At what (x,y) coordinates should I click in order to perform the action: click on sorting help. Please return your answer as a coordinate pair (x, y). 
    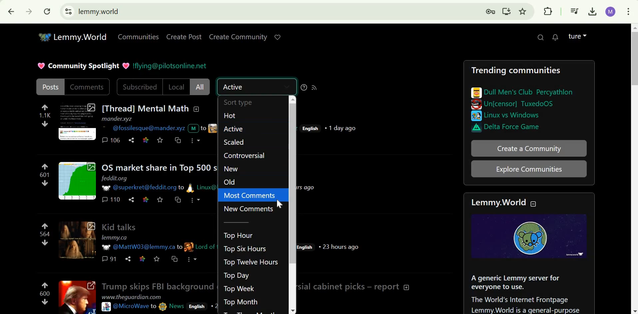
    Looking at the image, I should click on (304, 87).